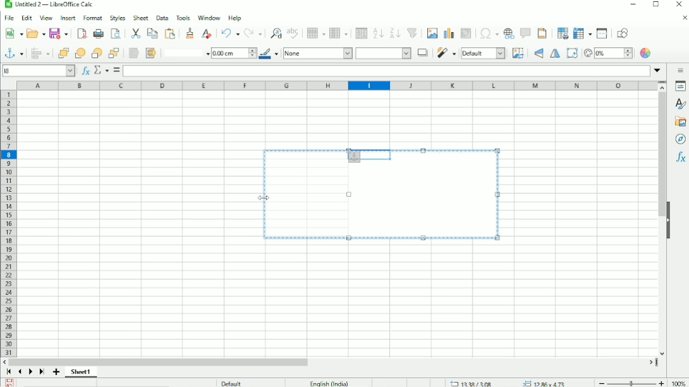 The width and height of the screenshot is (689, 387). What do you see at coordinates (62, 53) in the screenshot?
I see `Bring to front` at bounding box center [62, 53].